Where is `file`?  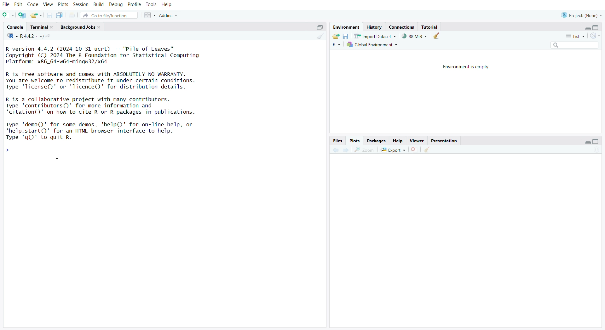 file is located at coordinates (6, 5).